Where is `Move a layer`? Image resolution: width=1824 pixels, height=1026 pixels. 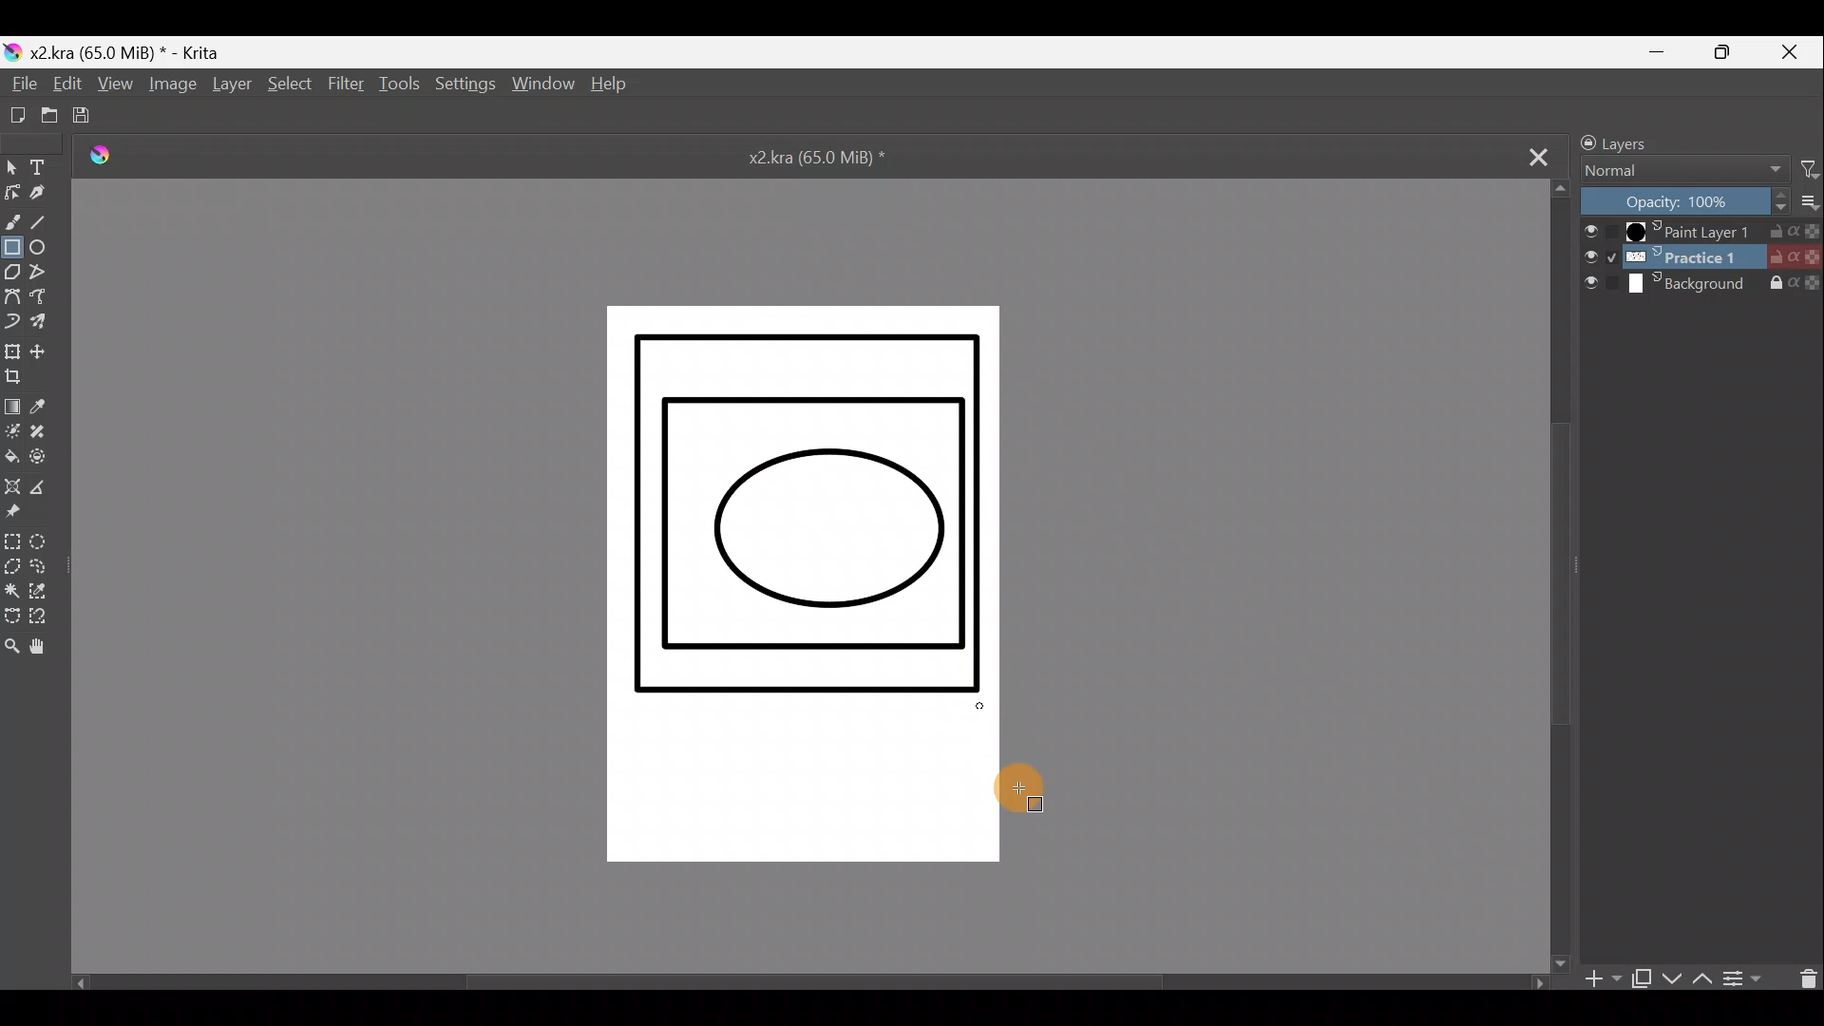
Move a layer is located at coordinates (42, 349).